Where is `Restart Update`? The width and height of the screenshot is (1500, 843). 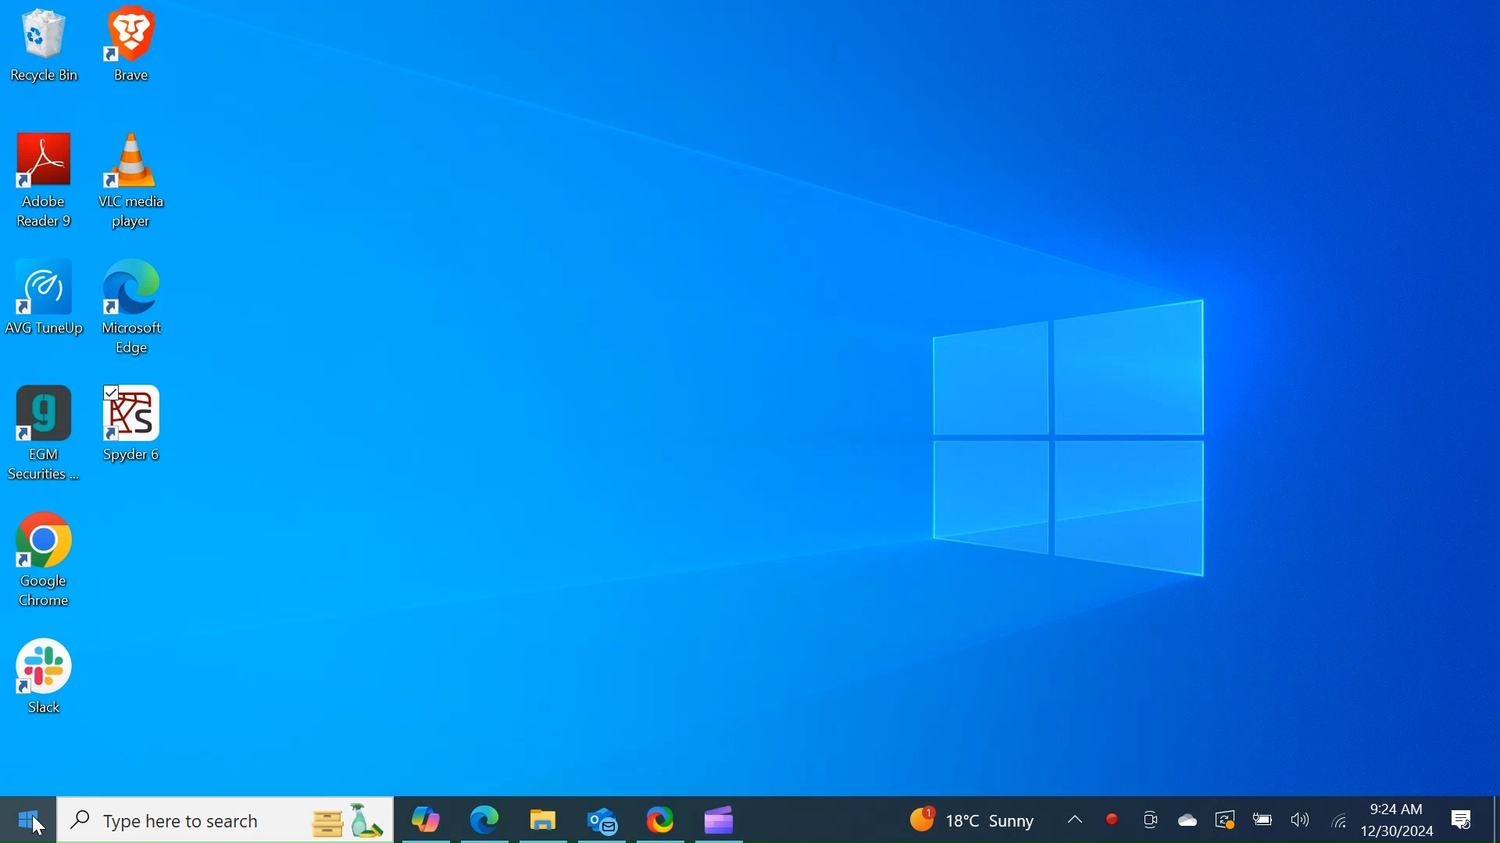
Restart Update is located at coordinates (1226, 817).